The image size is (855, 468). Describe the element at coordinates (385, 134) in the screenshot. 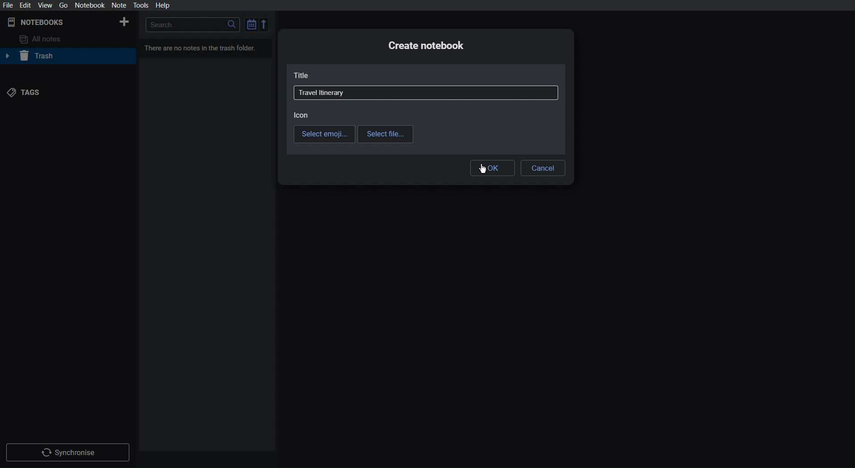

I see `Select file` at that location.